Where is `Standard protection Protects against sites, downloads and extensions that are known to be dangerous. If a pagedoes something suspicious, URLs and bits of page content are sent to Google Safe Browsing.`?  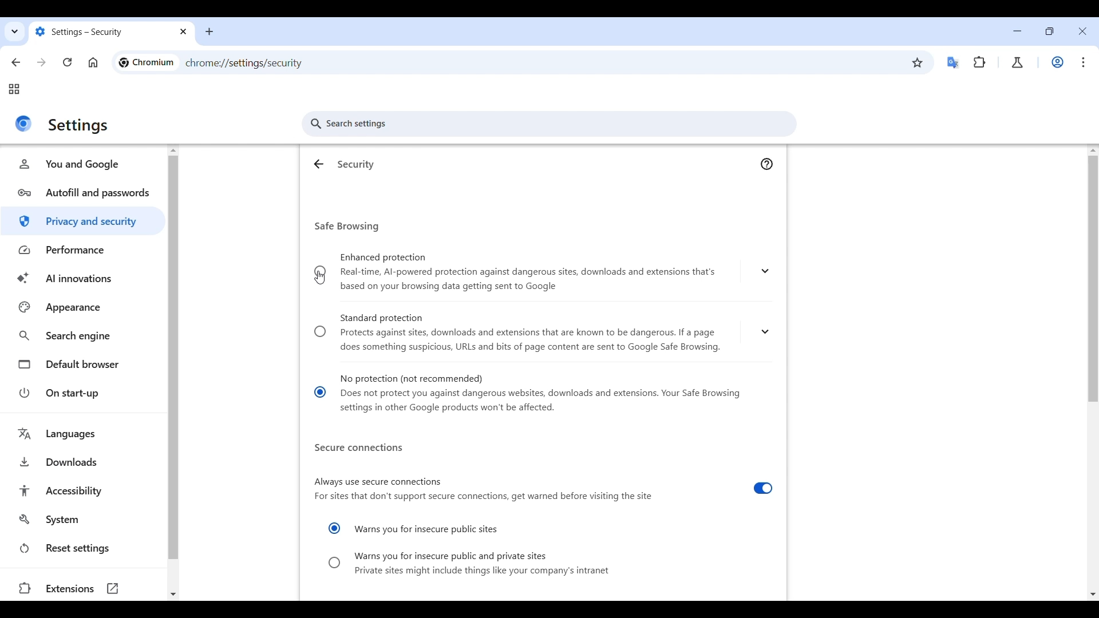
Standard protection Protects against sites, downloads and extensions that are known to be dangerous. If a pagedoes something suspicious, URLs and bits of page content are sent to Google Safe Browsing. is located at coordinates (520, 338).